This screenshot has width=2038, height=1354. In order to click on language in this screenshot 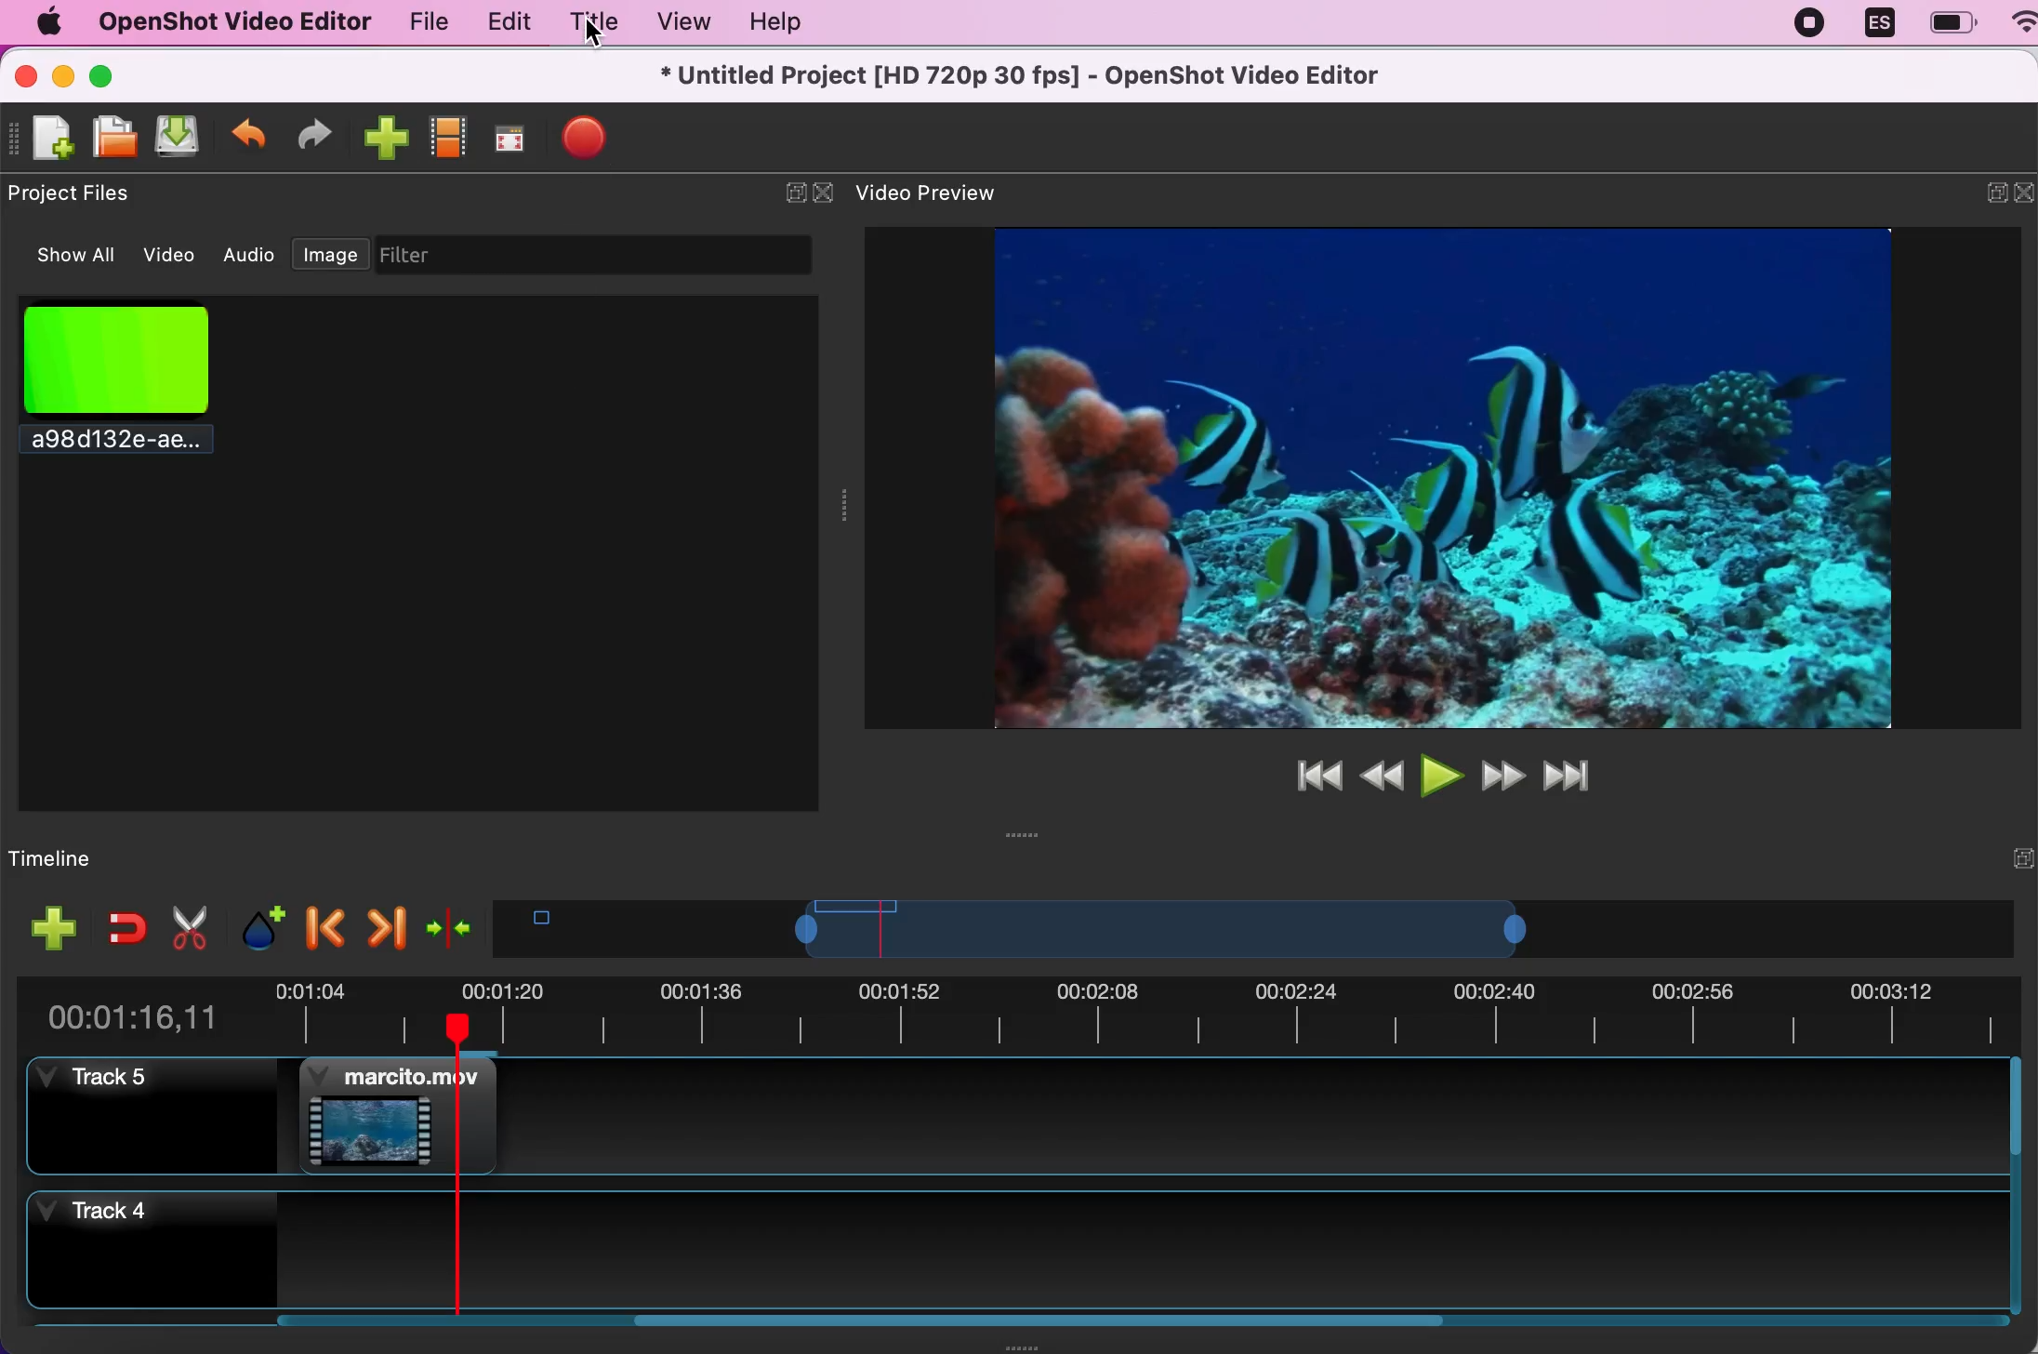, I will do `click(1879, 25)`.